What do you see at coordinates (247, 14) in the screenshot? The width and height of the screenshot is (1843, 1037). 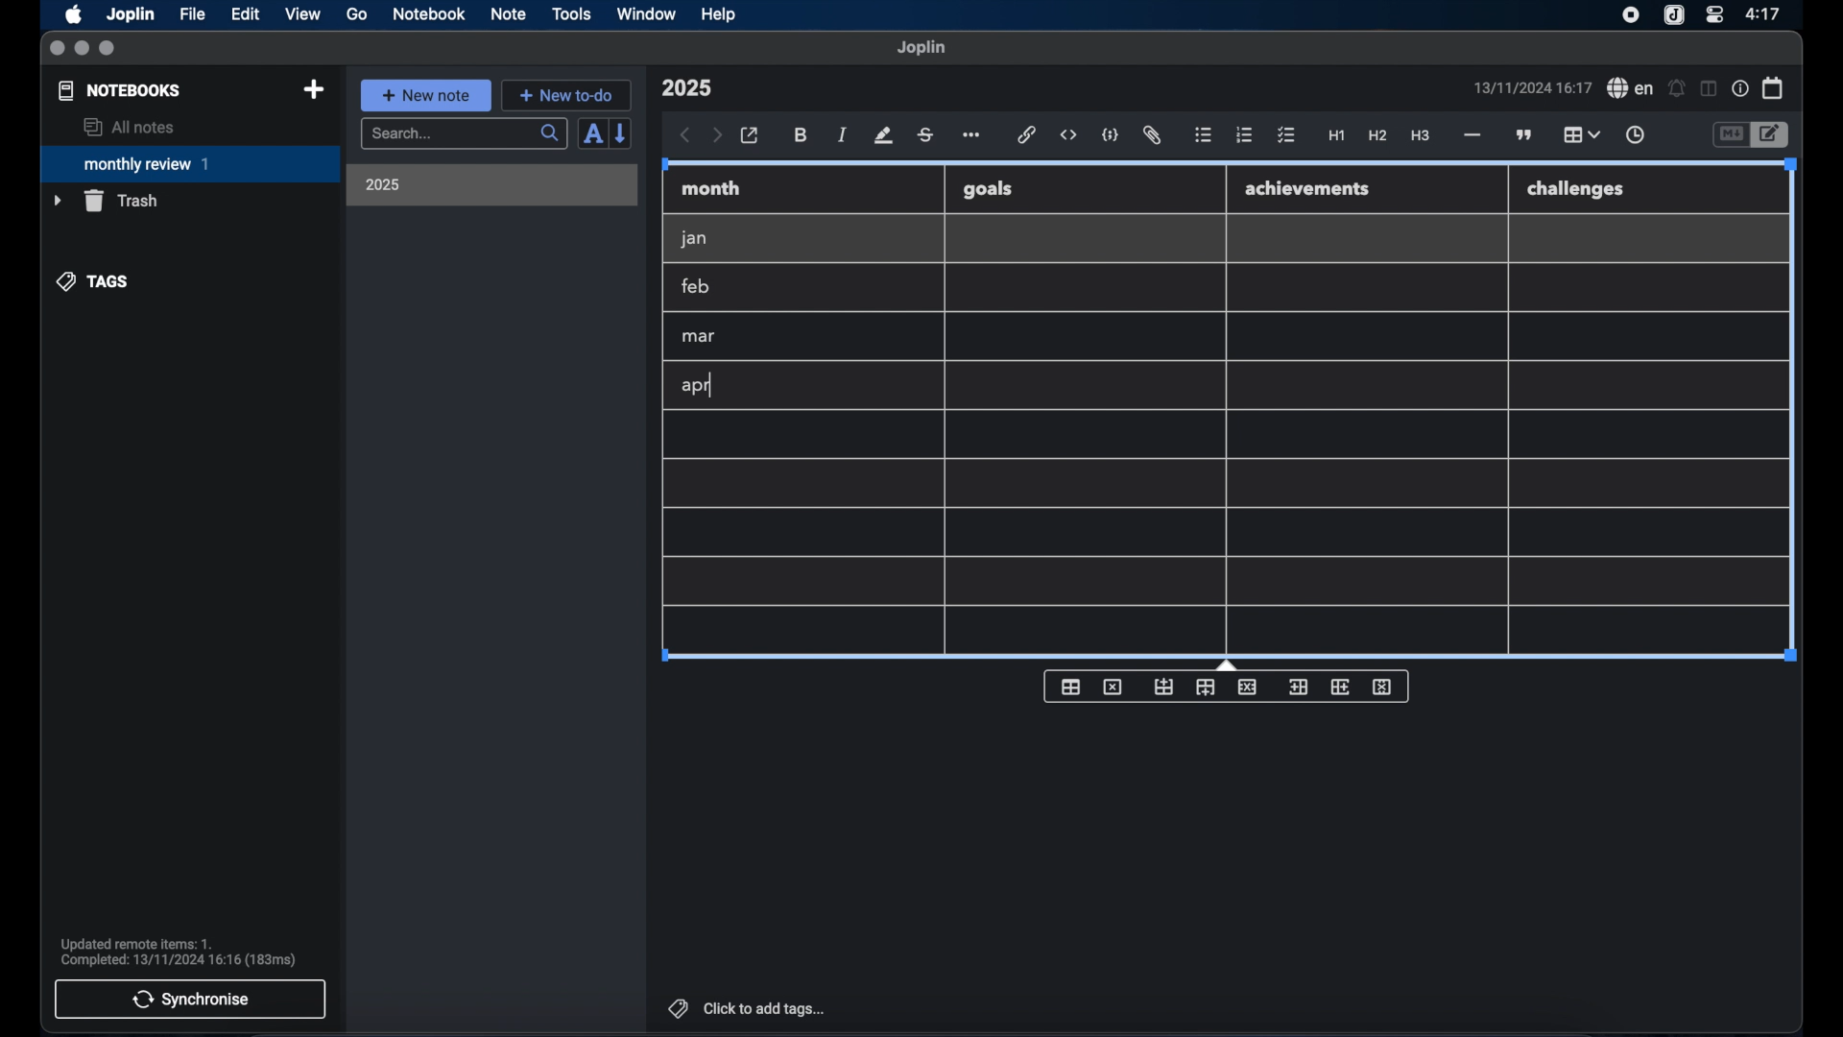 I see `edit` at bounding box center [247, 14].